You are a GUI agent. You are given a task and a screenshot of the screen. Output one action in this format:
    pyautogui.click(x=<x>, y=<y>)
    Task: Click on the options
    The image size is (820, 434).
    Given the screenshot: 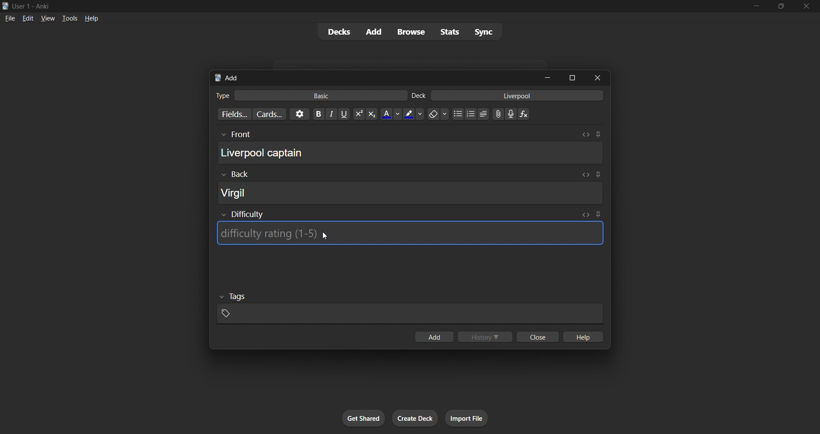 What is the action you would take?
    pyautogui.click(x=299, y=114)
    